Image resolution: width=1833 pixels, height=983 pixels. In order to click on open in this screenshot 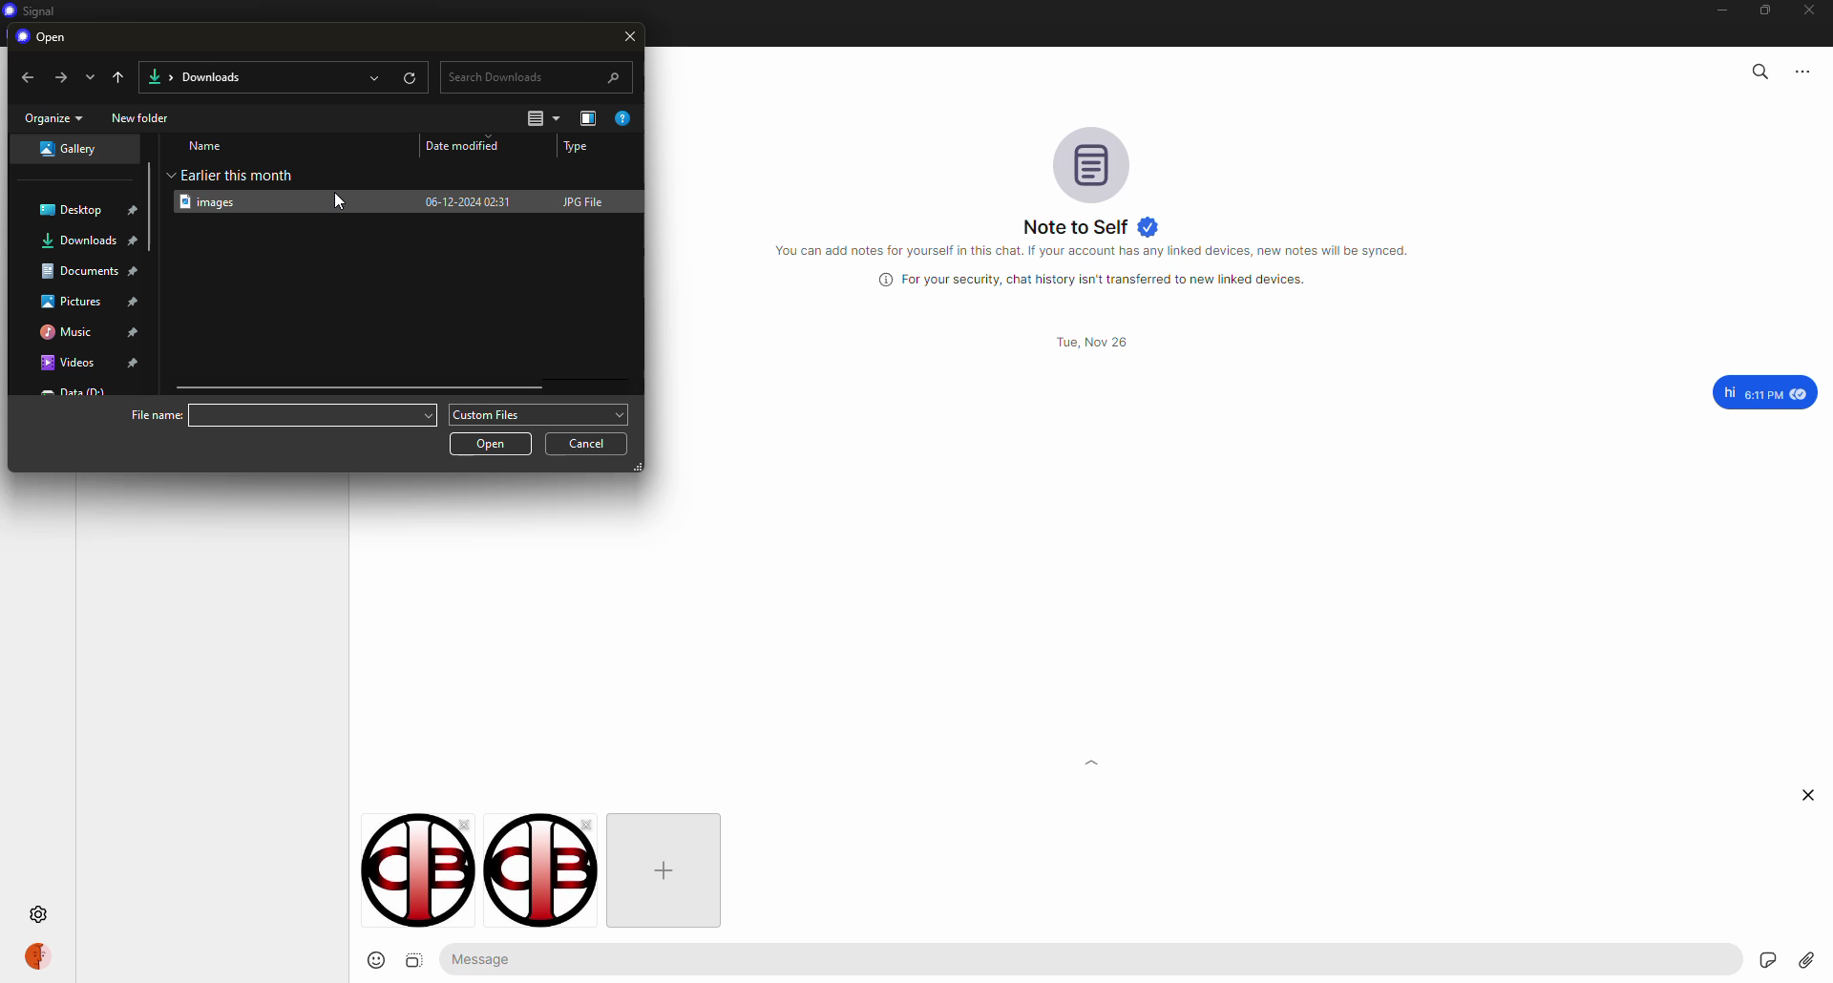, I will do `click(49, 37)`.